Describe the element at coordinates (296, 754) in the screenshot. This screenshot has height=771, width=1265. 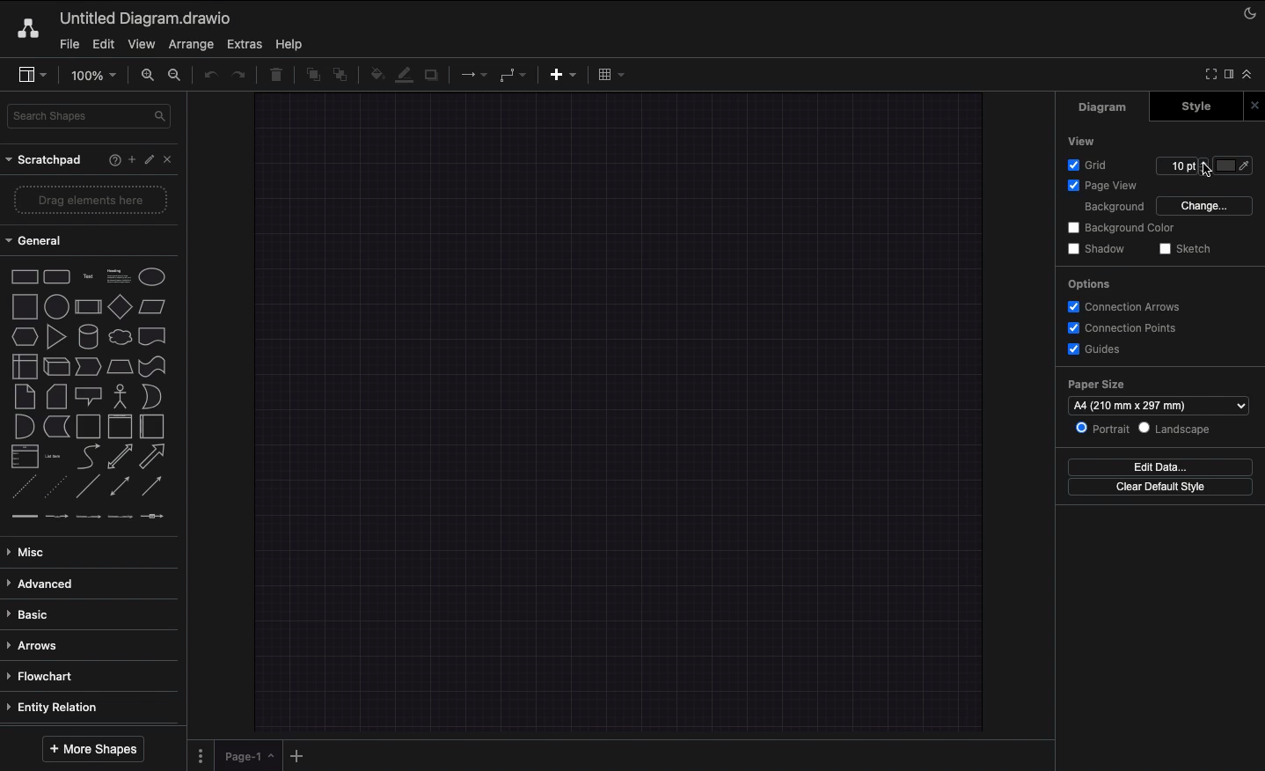
I see `Add new page` at that location.